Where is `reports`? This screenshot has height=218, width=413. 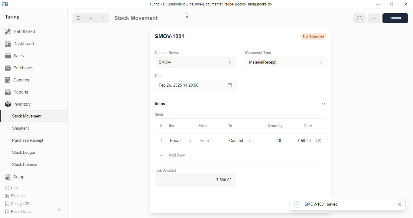 reports is located at coordinates (17, 92).